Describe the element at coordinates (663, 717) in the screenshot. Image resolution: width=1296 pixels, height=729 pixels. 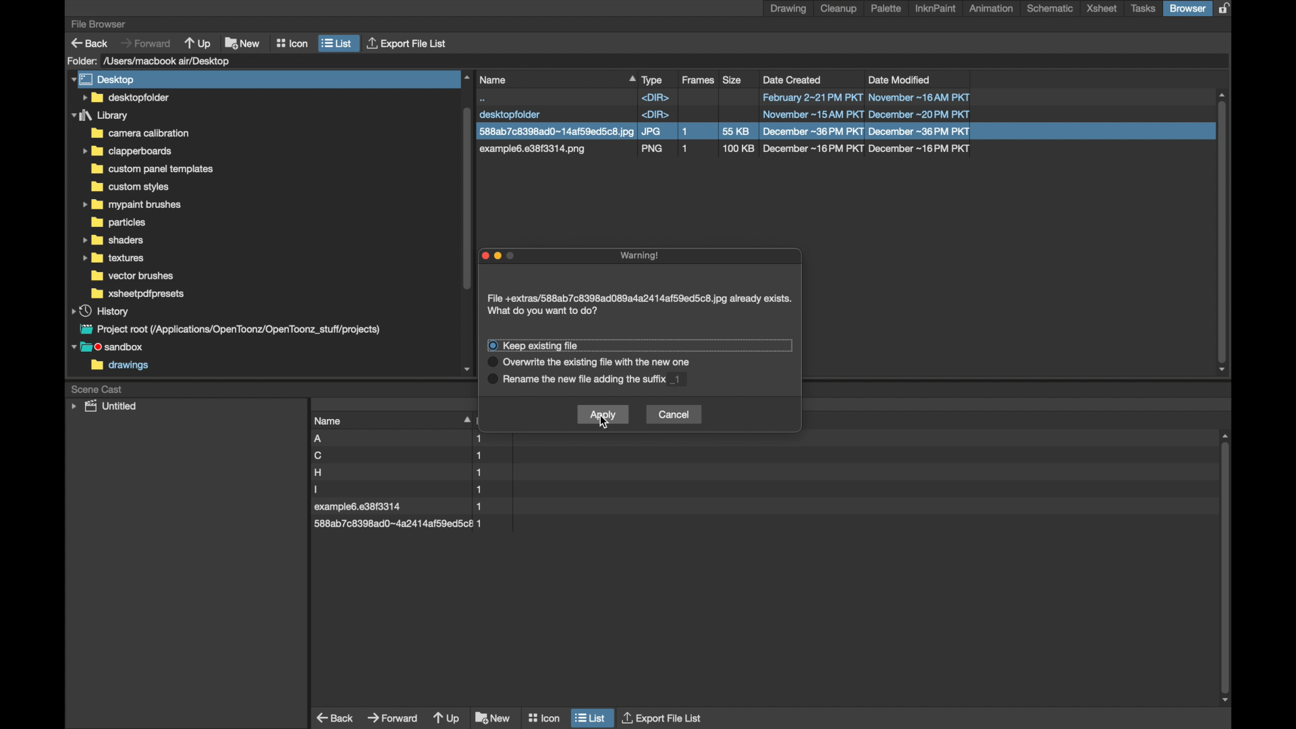
I see `export file list` at that location.